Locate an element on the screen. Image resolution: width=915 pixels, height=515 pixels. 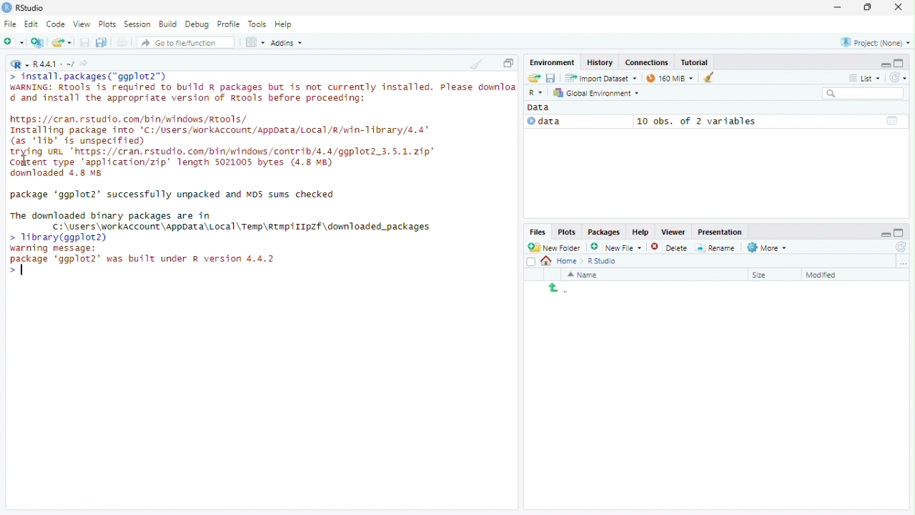
Create new file is located at coordinates (616, 247).